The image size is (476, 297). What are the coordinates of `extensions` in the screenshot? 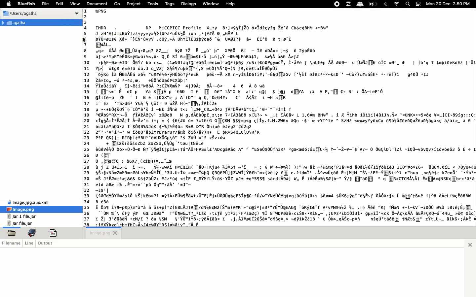 It's located at (349, 4).